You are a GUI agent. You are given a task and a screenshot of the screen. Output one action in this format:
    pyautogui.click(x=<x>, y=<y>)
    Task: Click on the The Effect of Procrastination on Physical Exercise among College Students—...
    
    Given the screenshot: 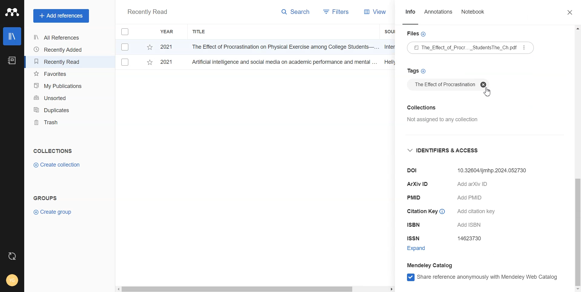 What is the action you would take?
    pyautogui.click(x=283, y=47)
    